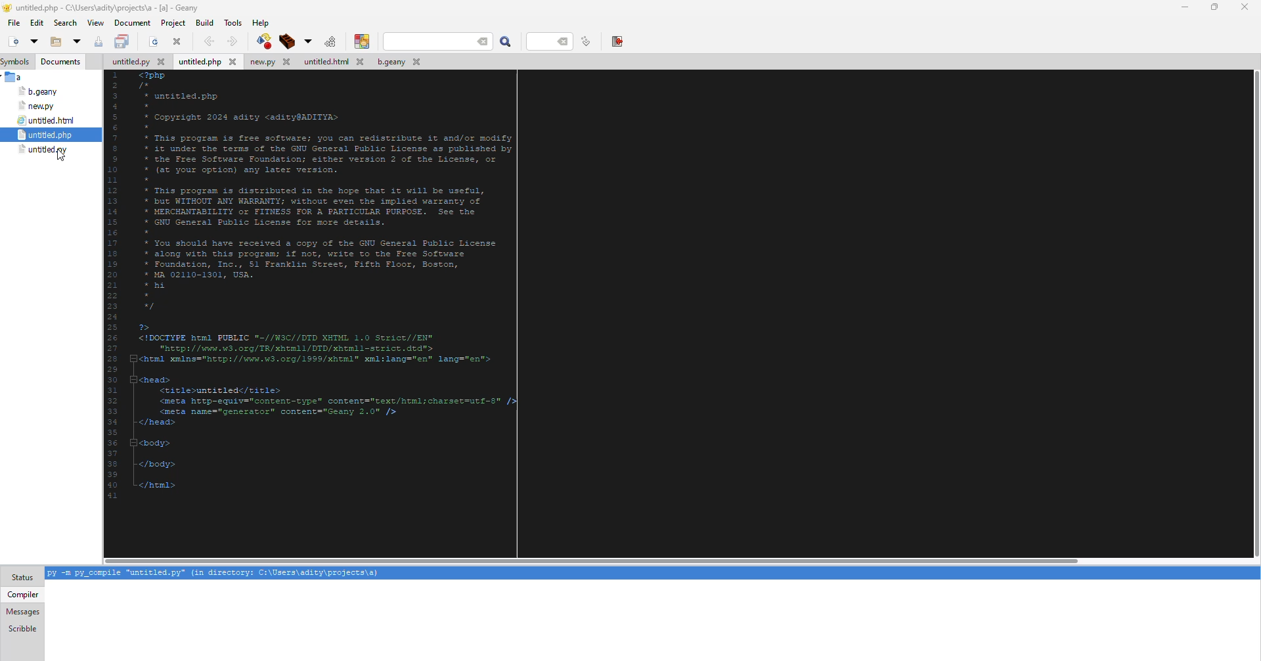 The width and height of the screenshot is (1261, 661). I want to click on document, so click(60, 62).